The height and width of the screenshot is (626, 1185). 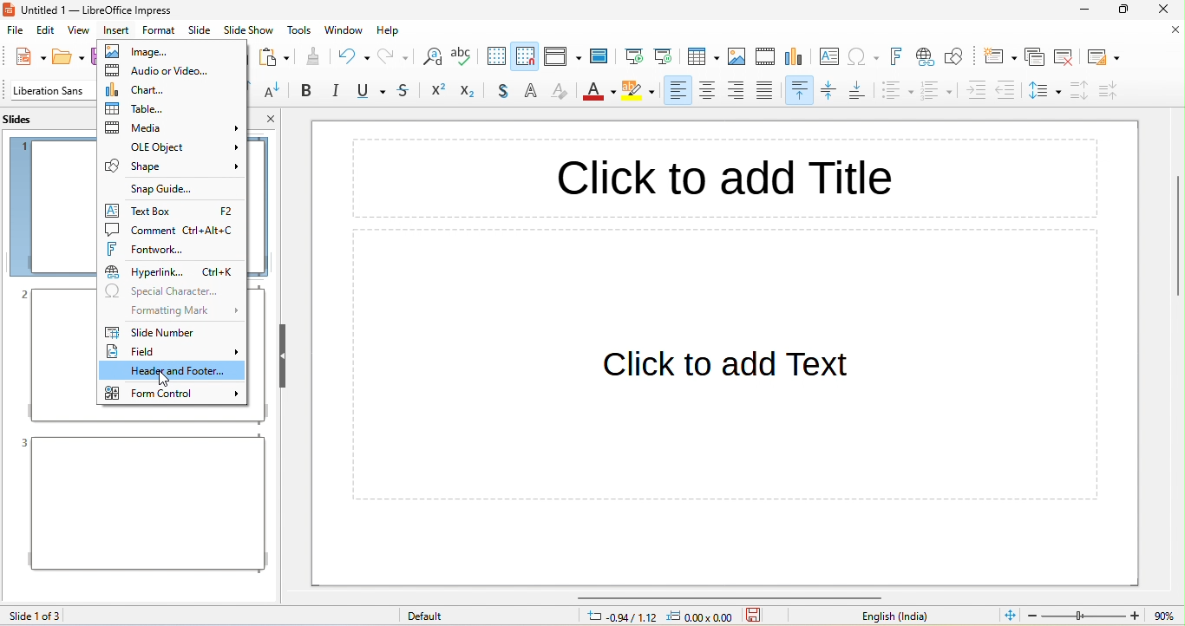 I want to click on cursor movement, so click(x=165, y=381).